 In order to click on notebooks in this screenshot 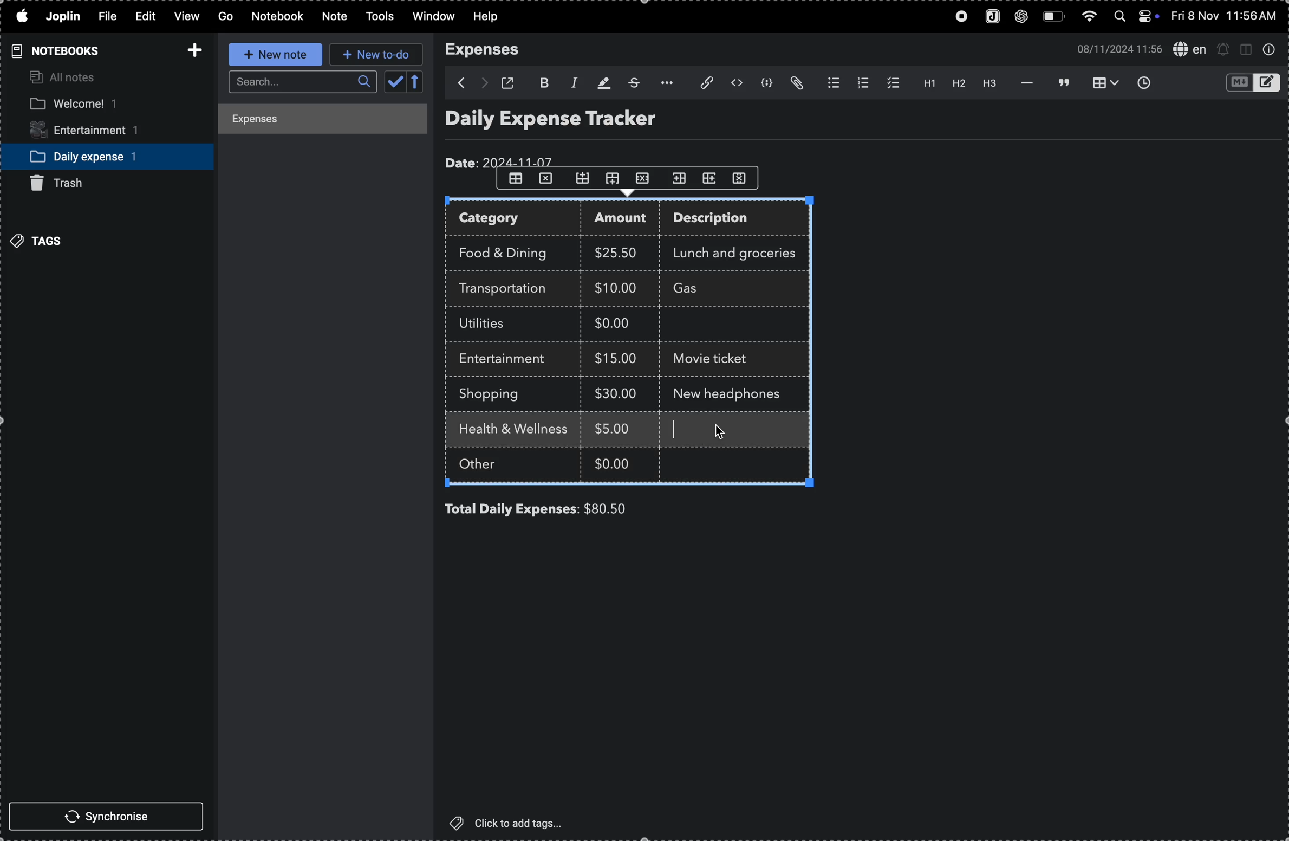, I will do `click(53, 50)`.